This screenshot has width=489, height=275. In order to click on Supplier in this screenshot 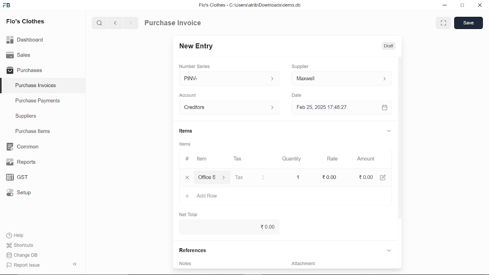, I will do `click(304, 66)`.